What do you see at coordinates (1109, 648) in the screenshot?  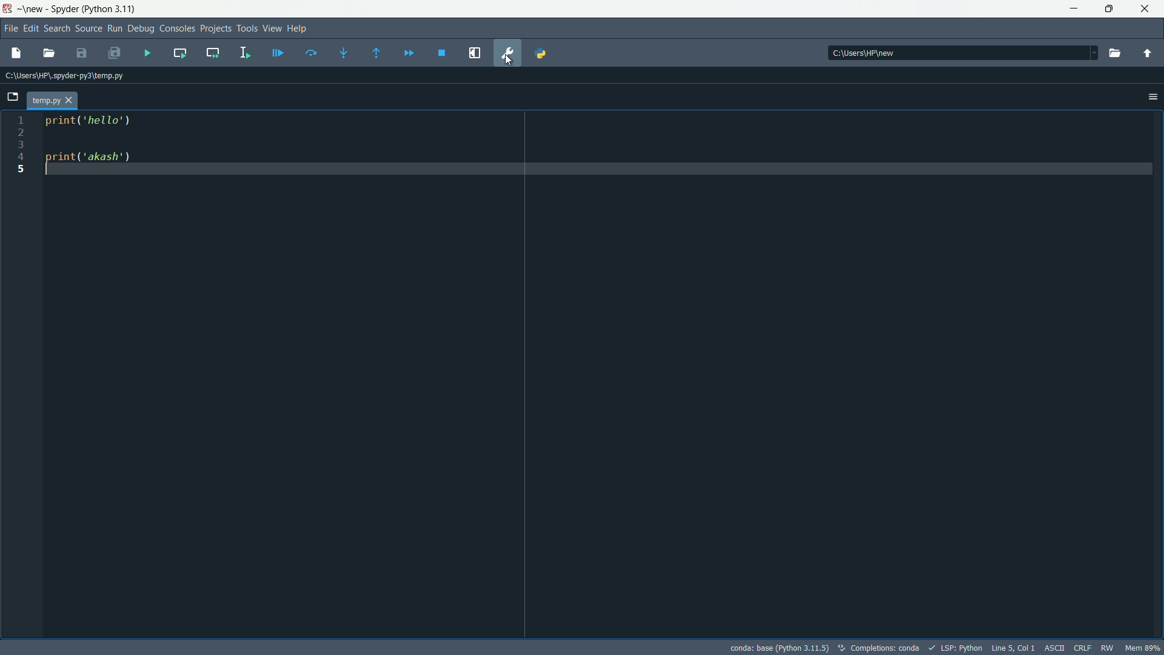 I see `rw` at bounding box center [1109, 648].